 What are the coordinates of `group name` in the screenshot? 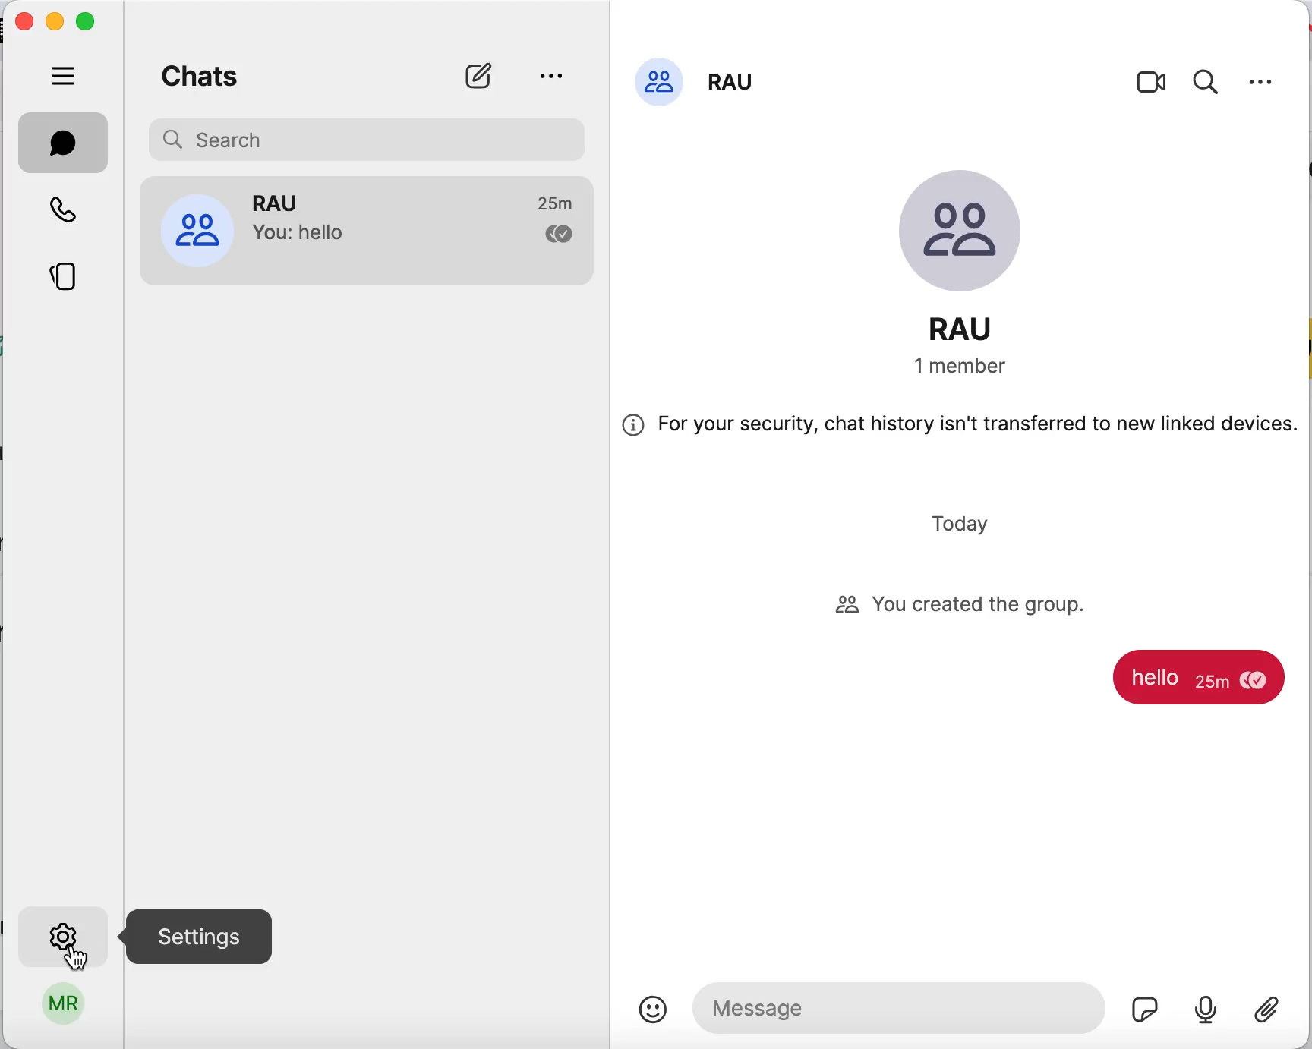 It's located at (972, 329).